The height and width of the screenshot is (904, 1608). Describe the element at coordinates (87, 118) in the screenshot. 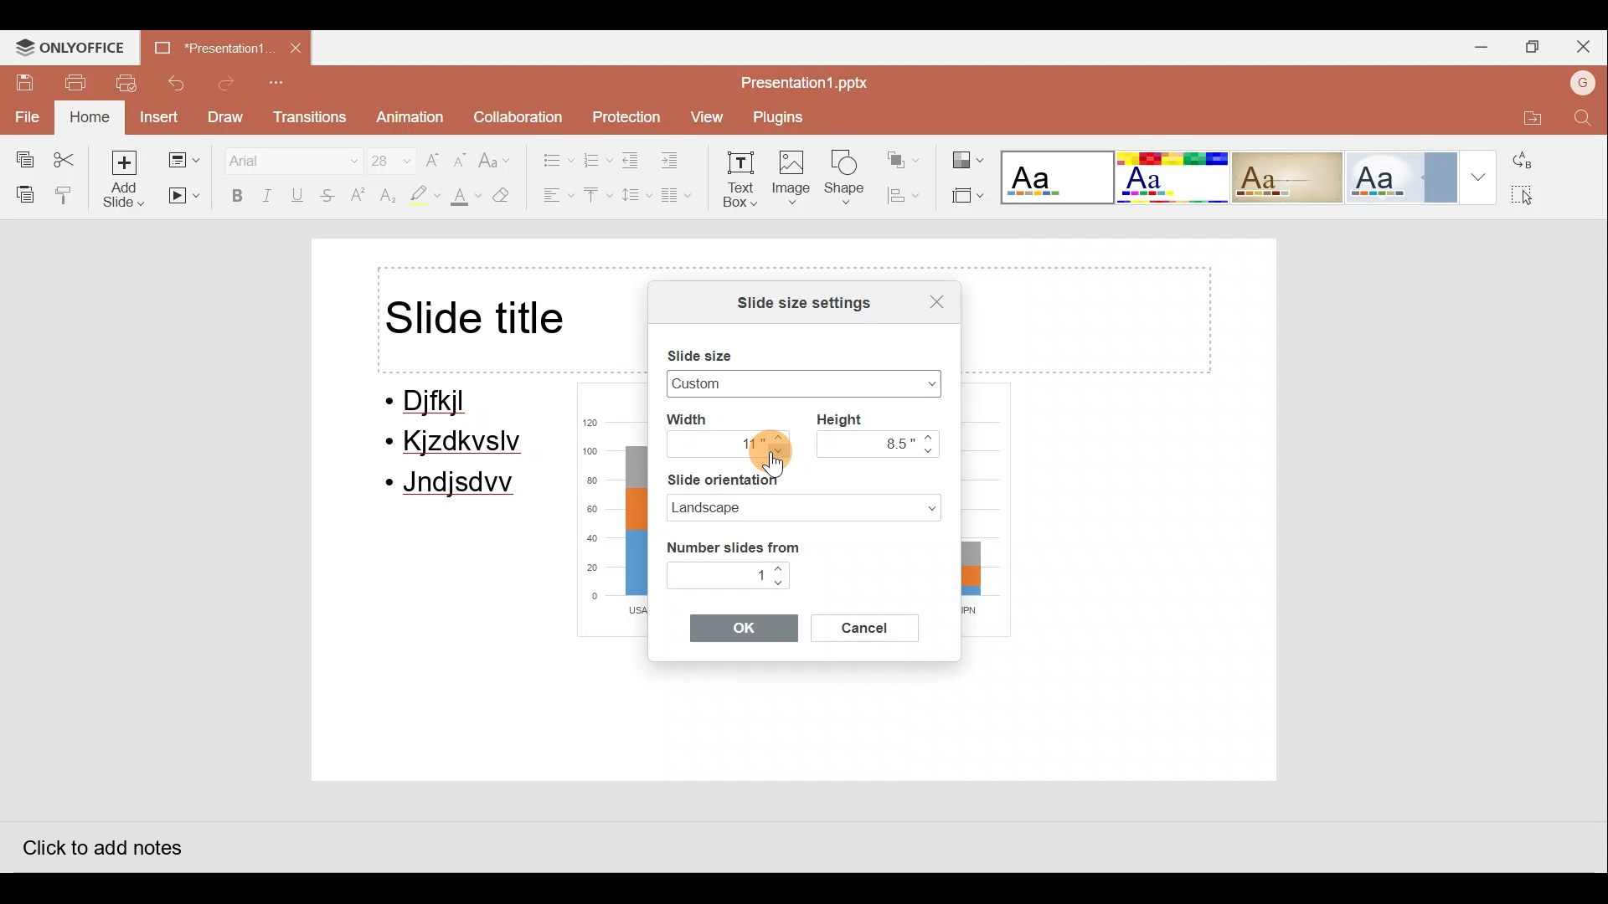

I see `Home` at that location.